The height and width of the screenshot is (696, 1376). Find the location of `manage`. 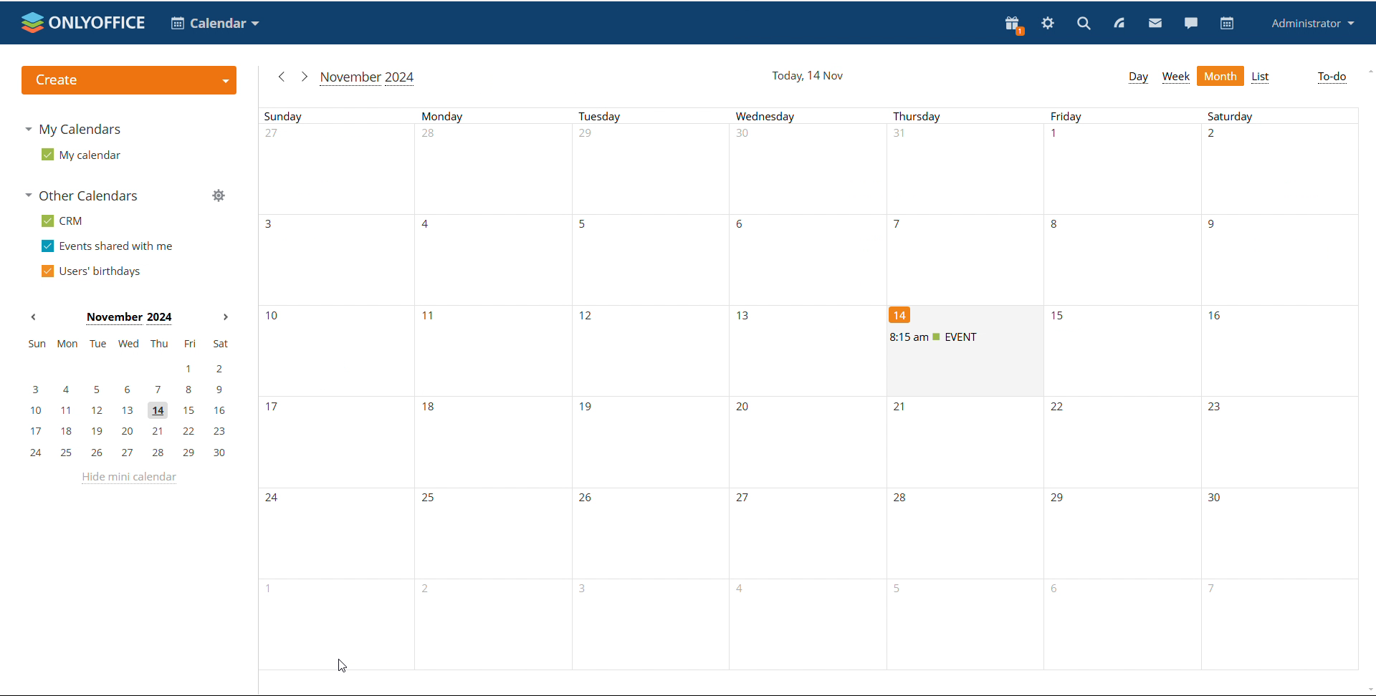

manage is located at coordinates (219, 195).